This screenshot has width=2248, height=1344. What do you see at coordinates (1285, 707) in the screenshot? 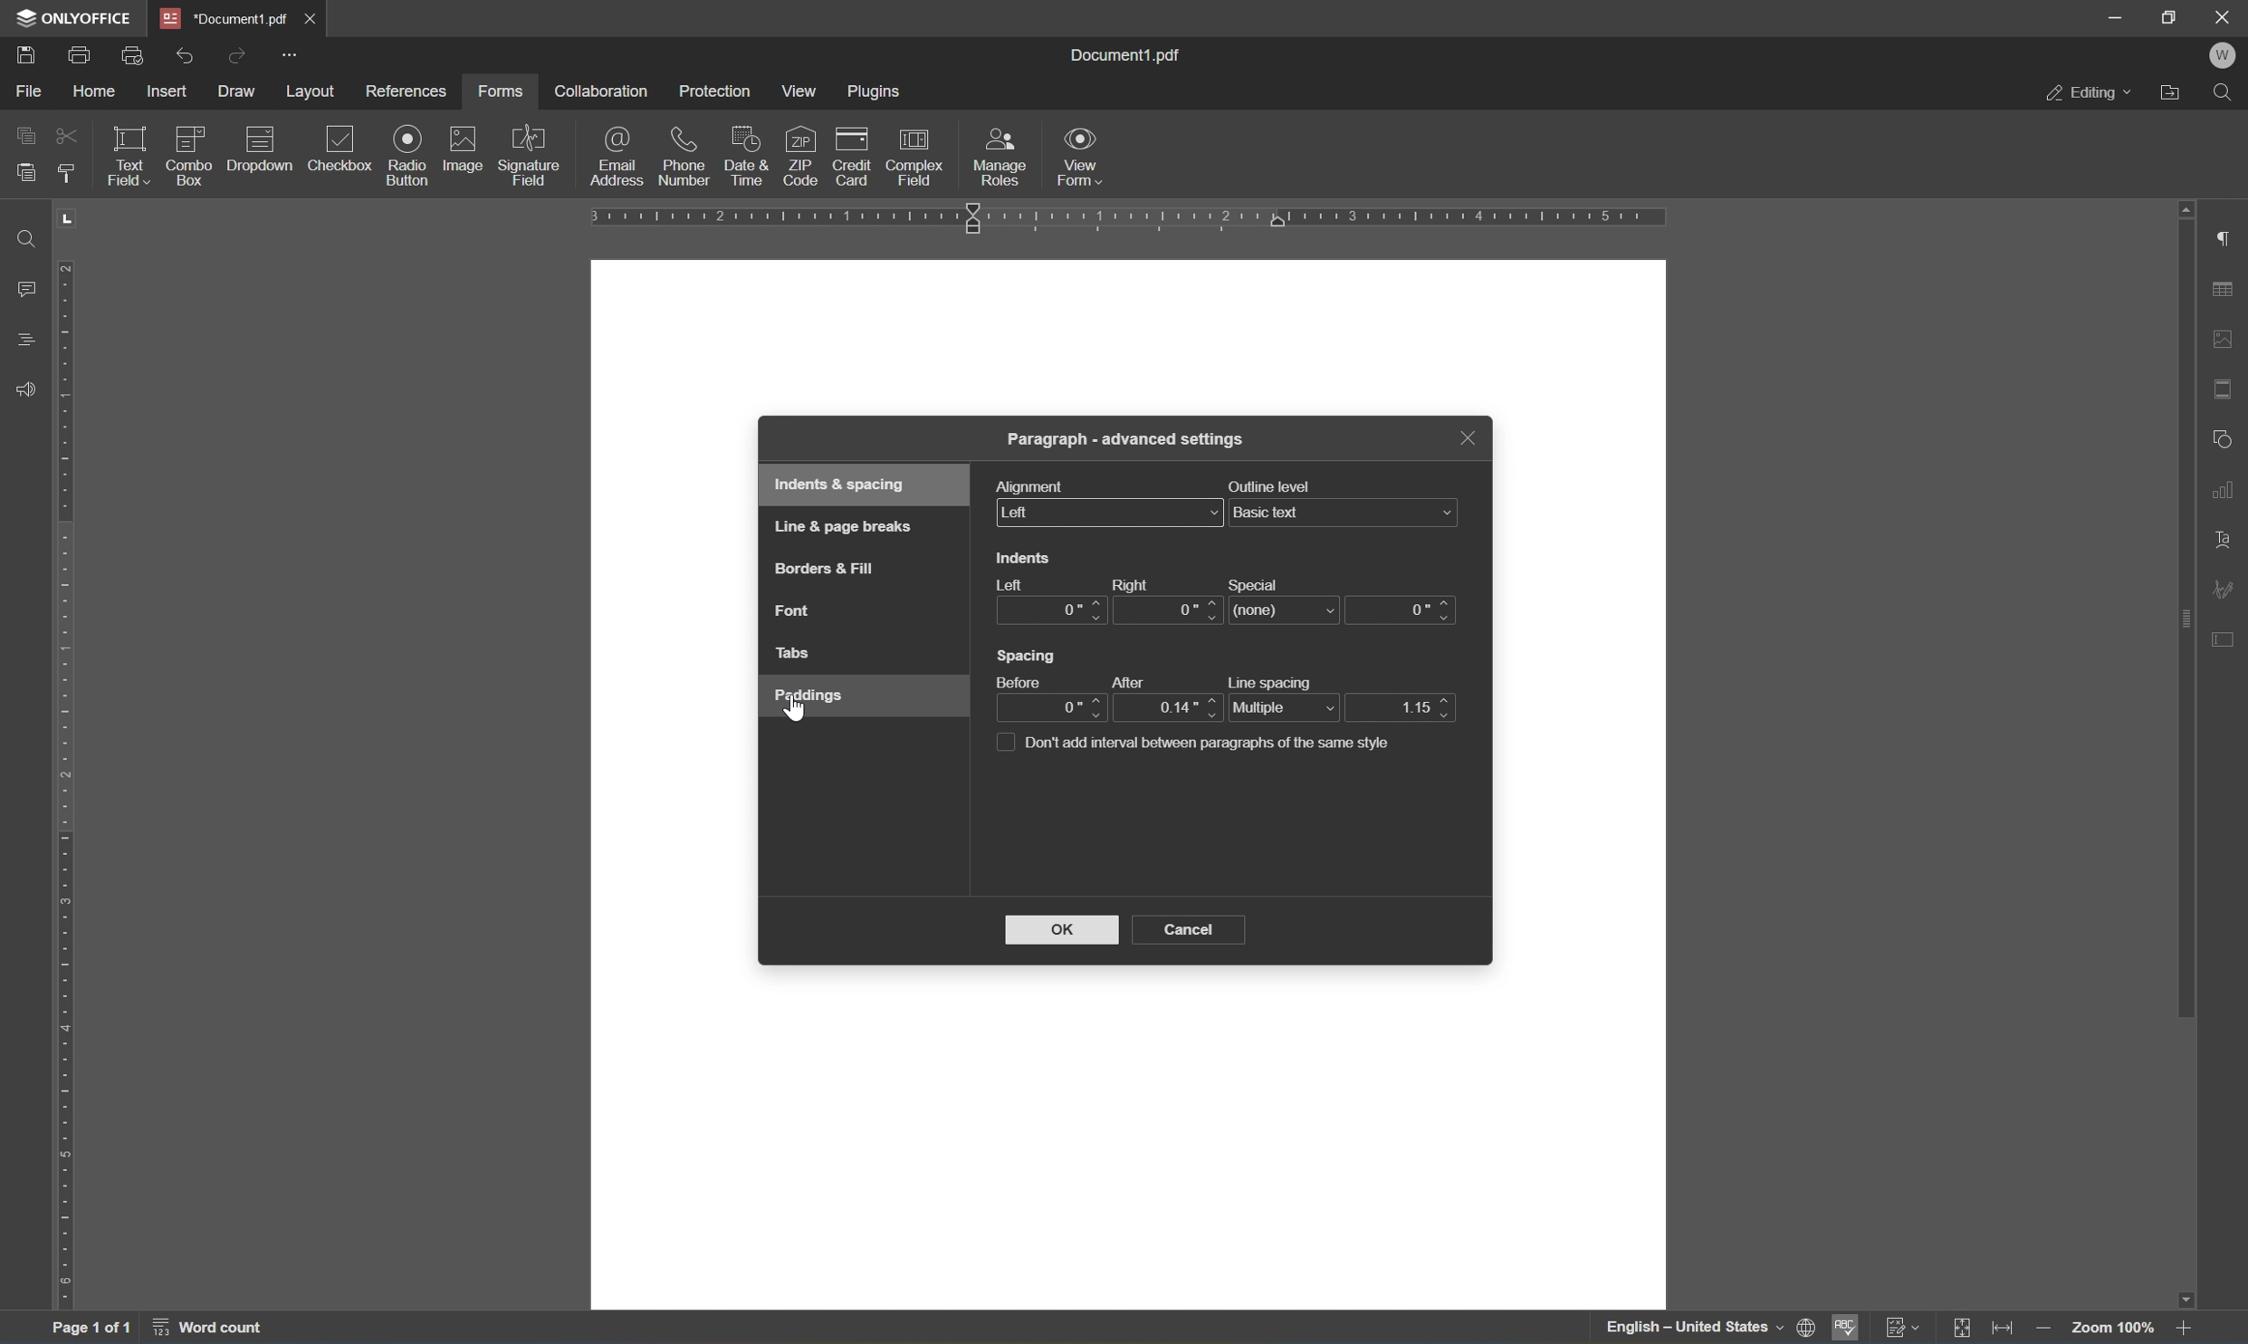
I see `multiple` at bounding box center [1285, 707].